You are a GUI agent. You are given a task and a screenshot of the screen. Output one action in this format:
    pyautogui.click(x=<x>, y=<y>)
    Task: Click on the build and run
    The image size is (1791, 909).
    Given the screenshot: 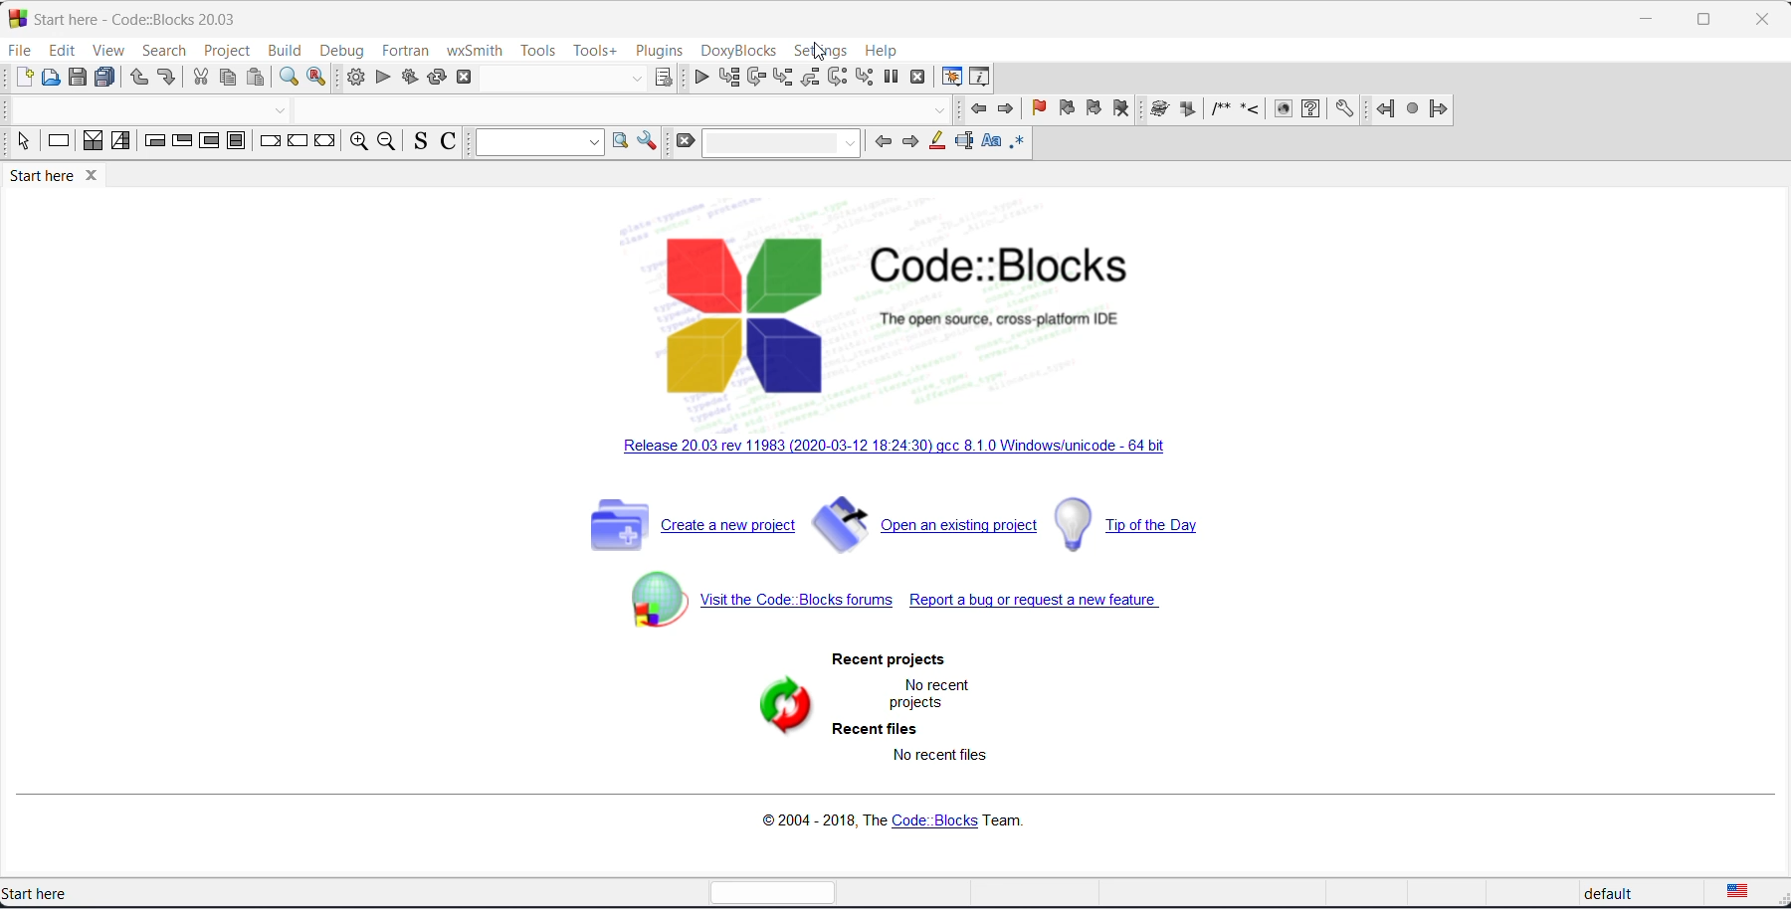 What is the action you would take?
    pyautogui.click(x=408, y=76)
    